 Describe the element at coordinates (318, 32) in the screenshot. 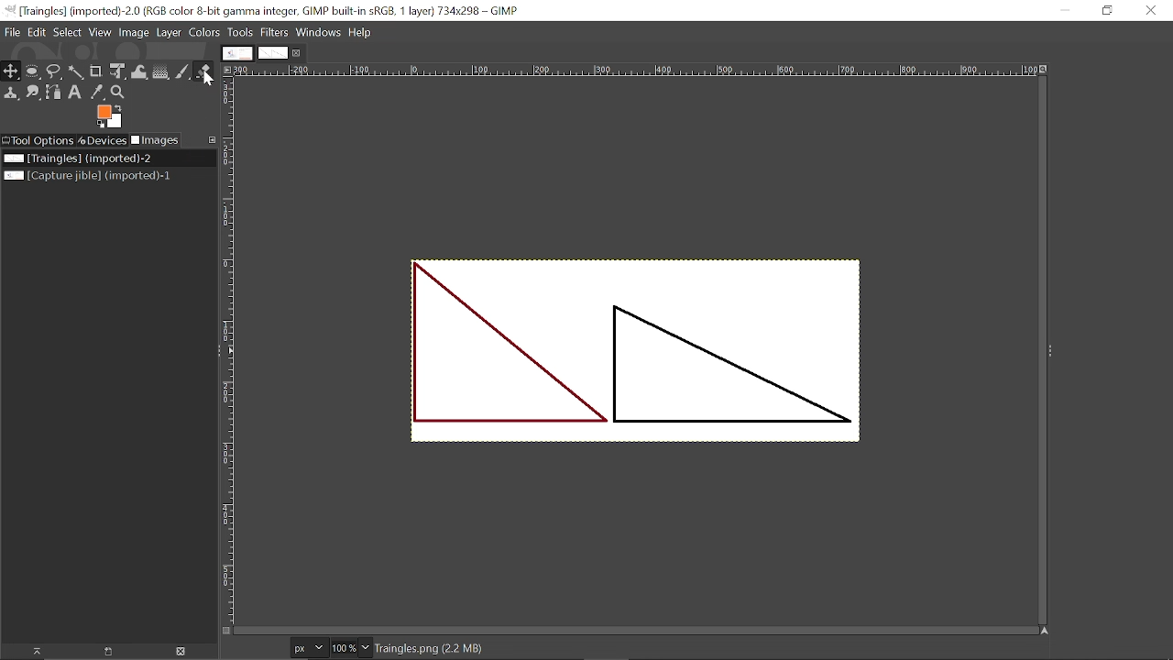

I see `Windows` at that location.